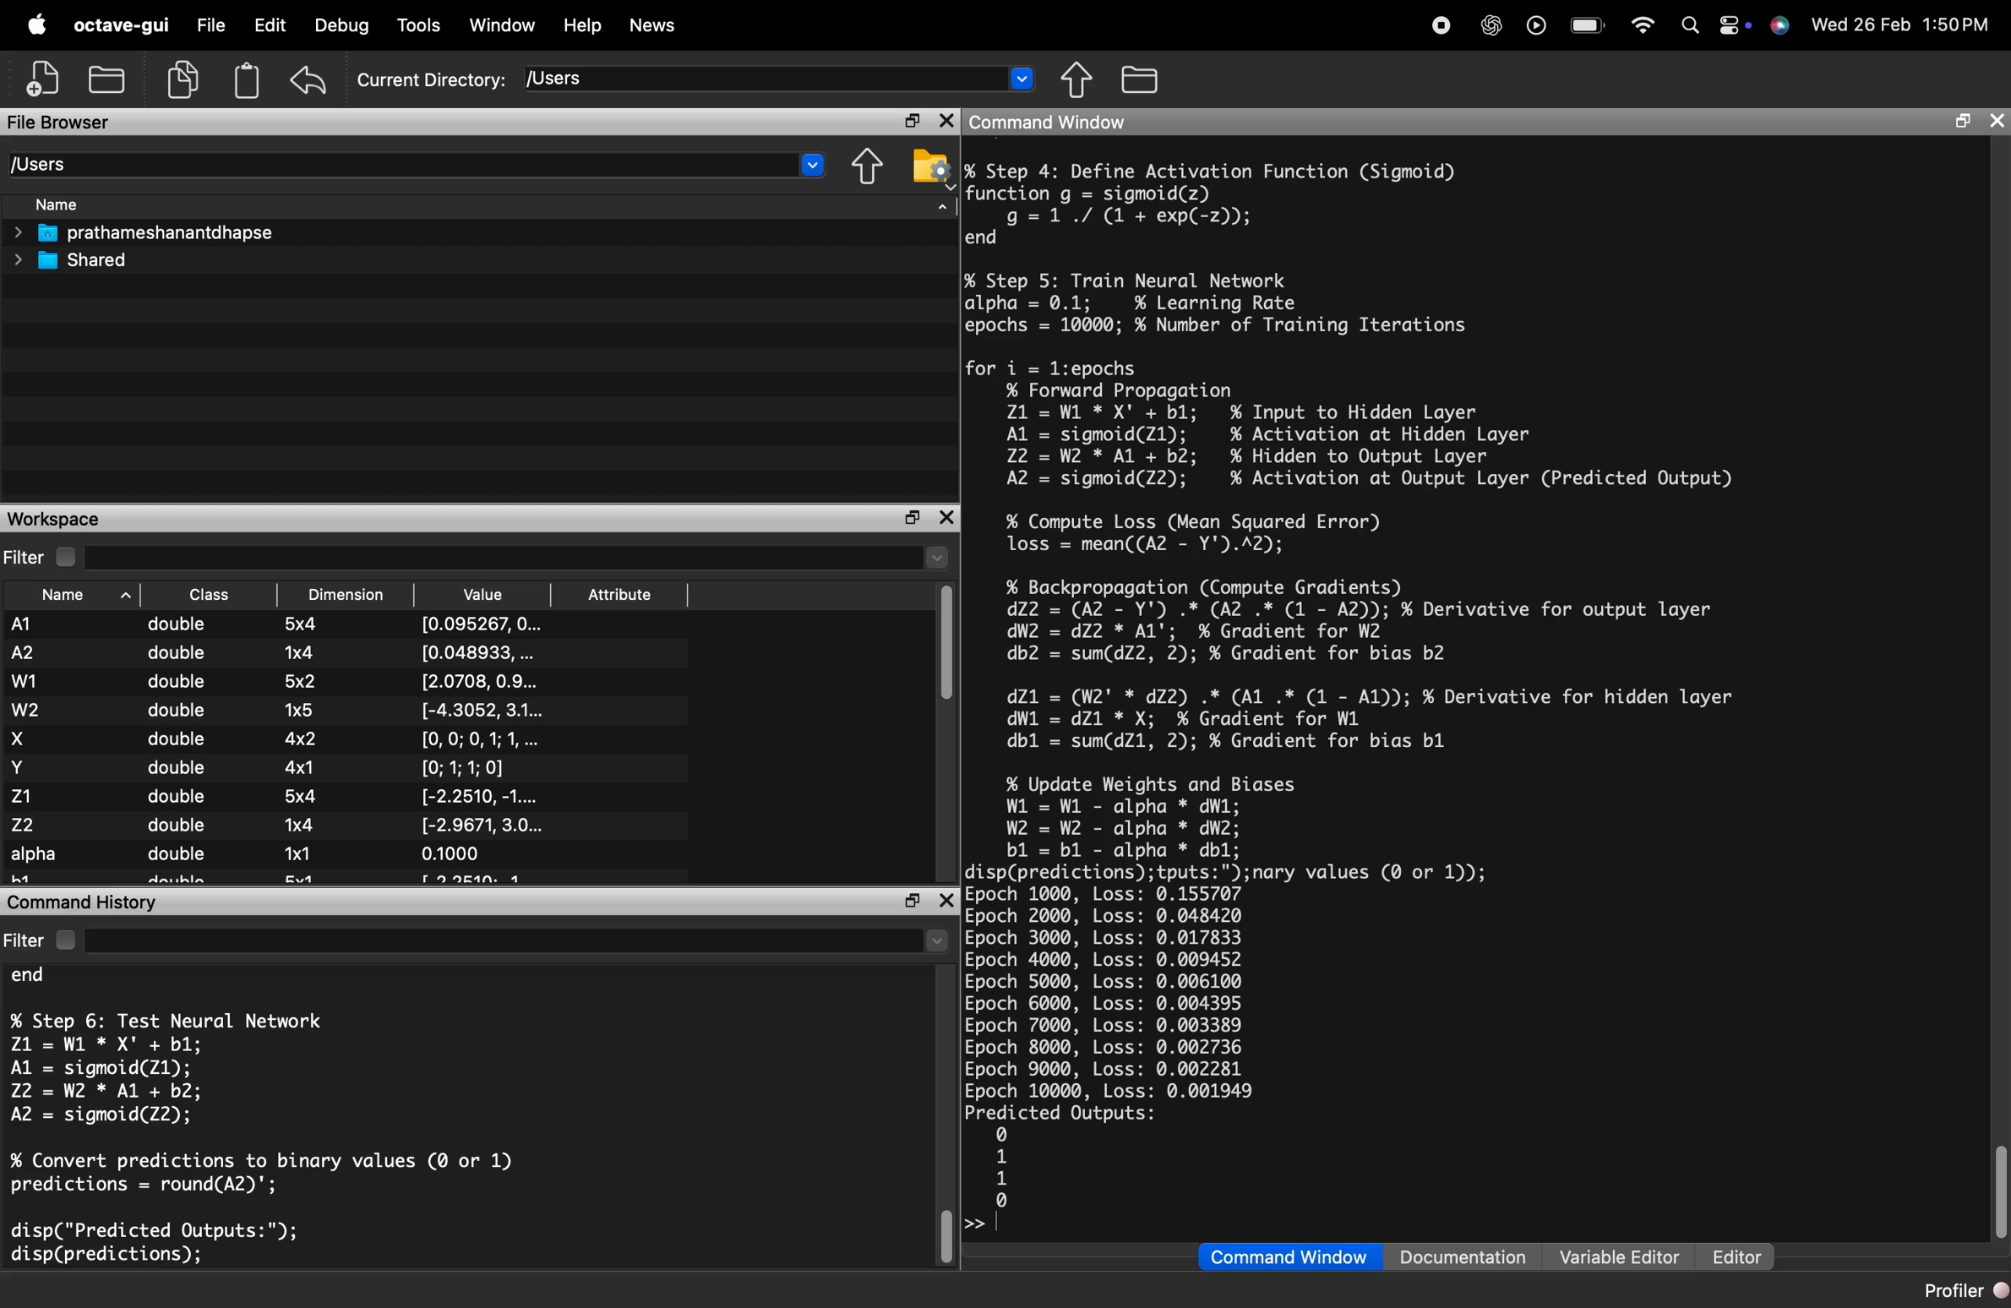  I want to click on double, so click(181, 768).